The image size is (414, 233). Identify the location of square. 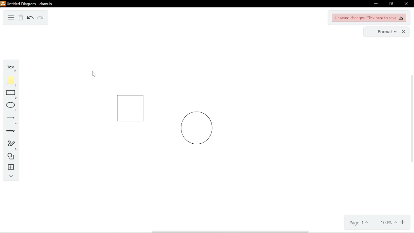
(130, 109).